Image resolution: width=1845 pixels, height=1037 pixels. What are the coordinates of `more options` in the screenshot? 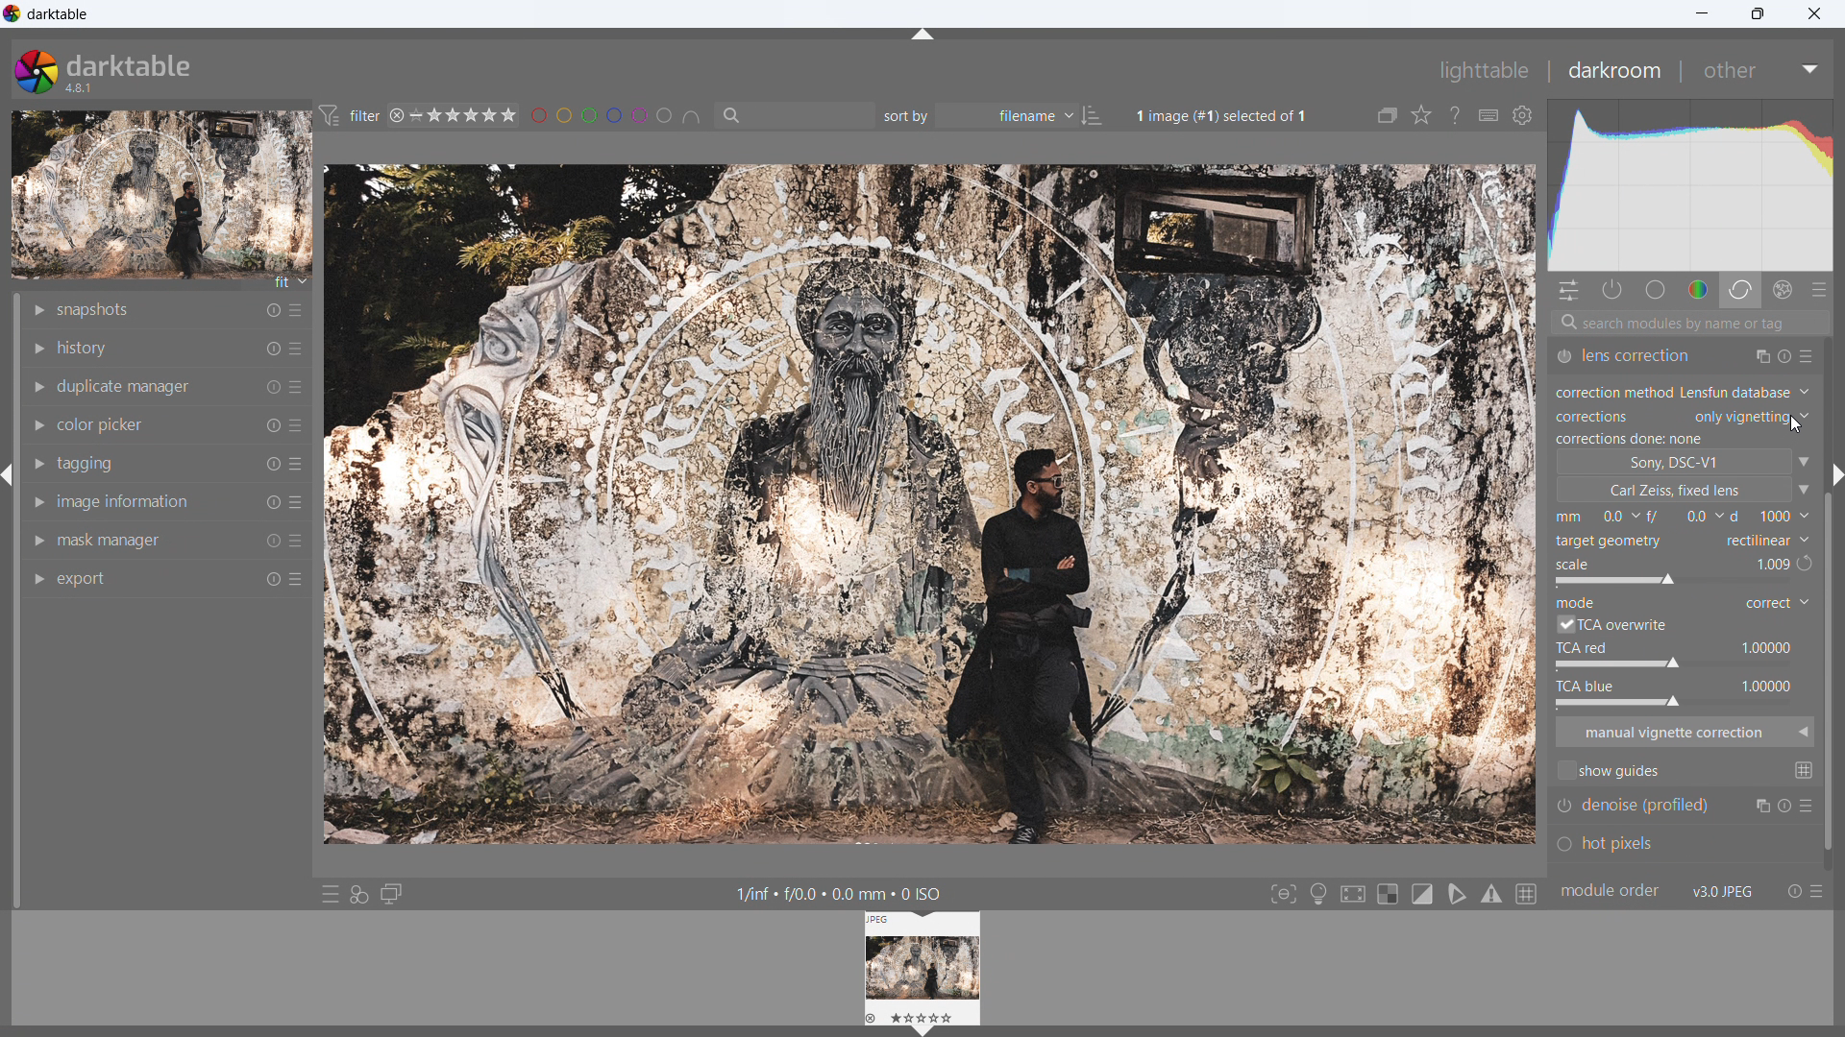 It's located at (299, 575).